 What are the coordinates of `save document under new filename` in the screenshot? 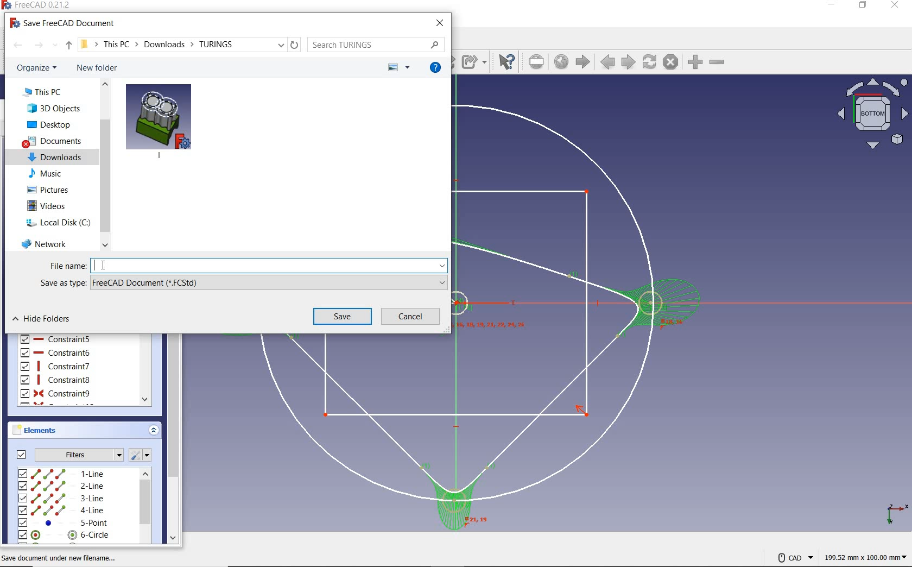 It's located at (61, 557).